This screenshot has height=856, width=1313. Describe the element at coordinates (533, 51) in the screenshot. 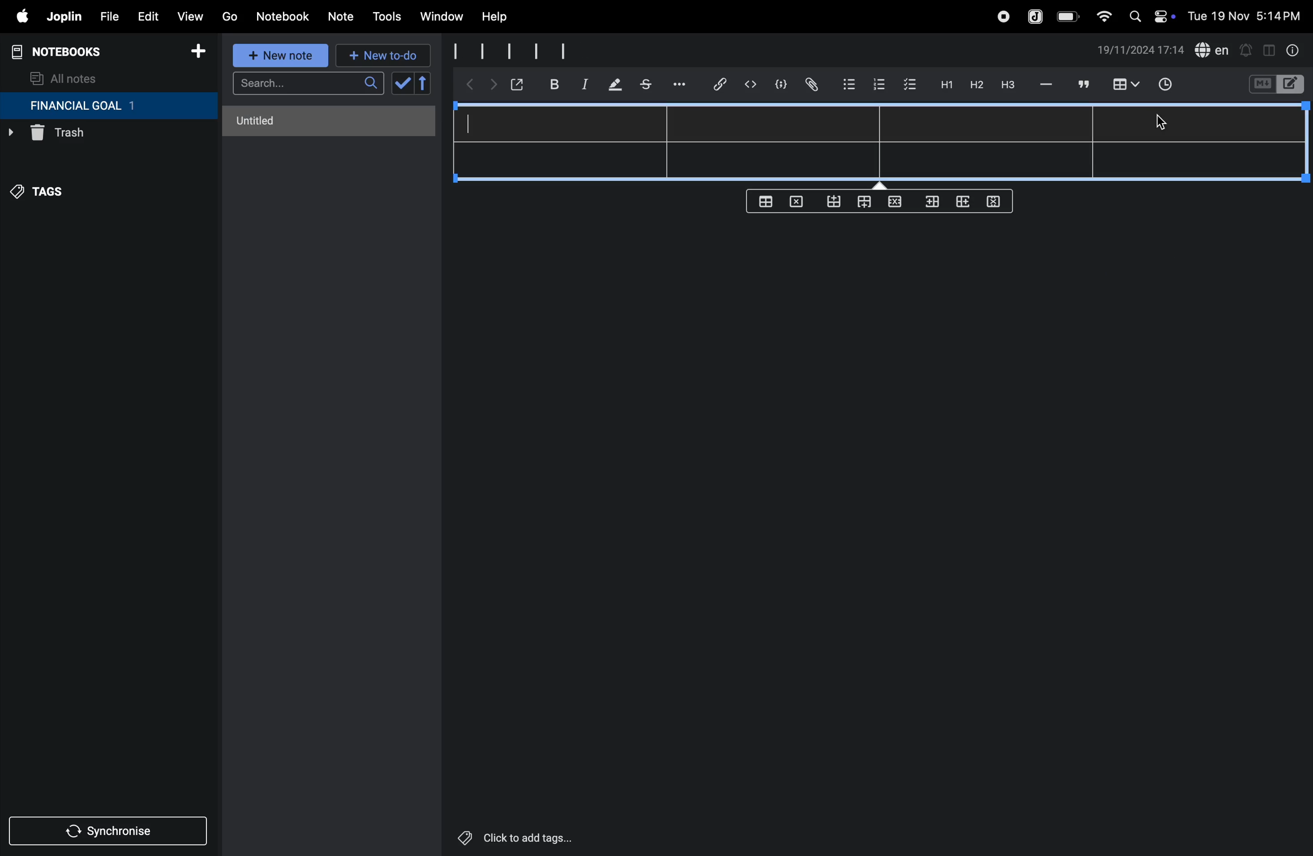

I see `creating new note` at that location.